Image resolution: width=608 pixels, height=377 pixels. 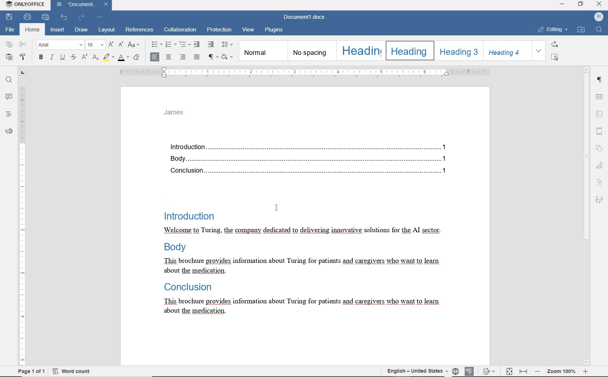 I want to click on quick print, so click(x=46, y=17).